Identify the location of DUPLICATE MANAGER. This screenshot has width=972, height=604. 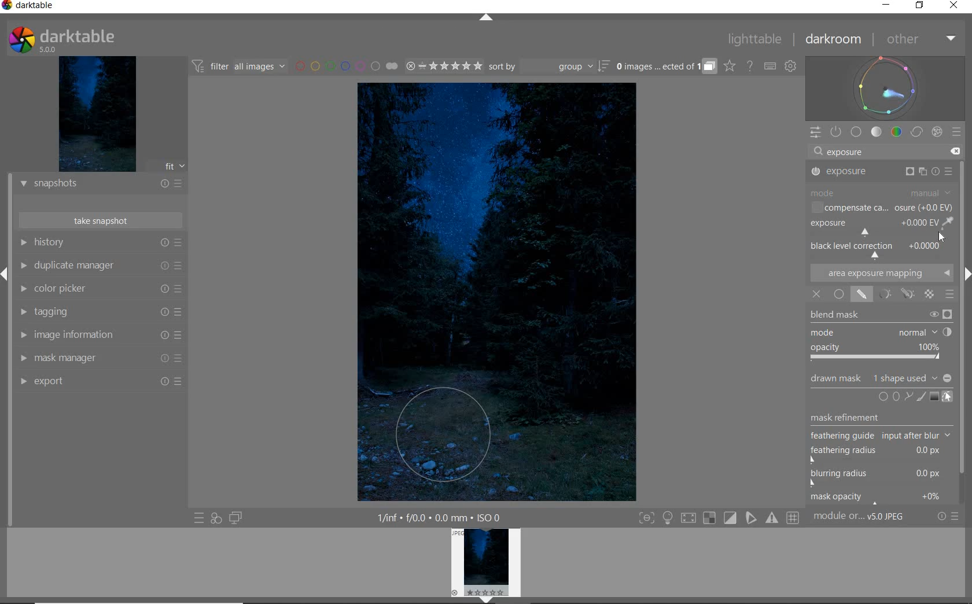
(100, 266).